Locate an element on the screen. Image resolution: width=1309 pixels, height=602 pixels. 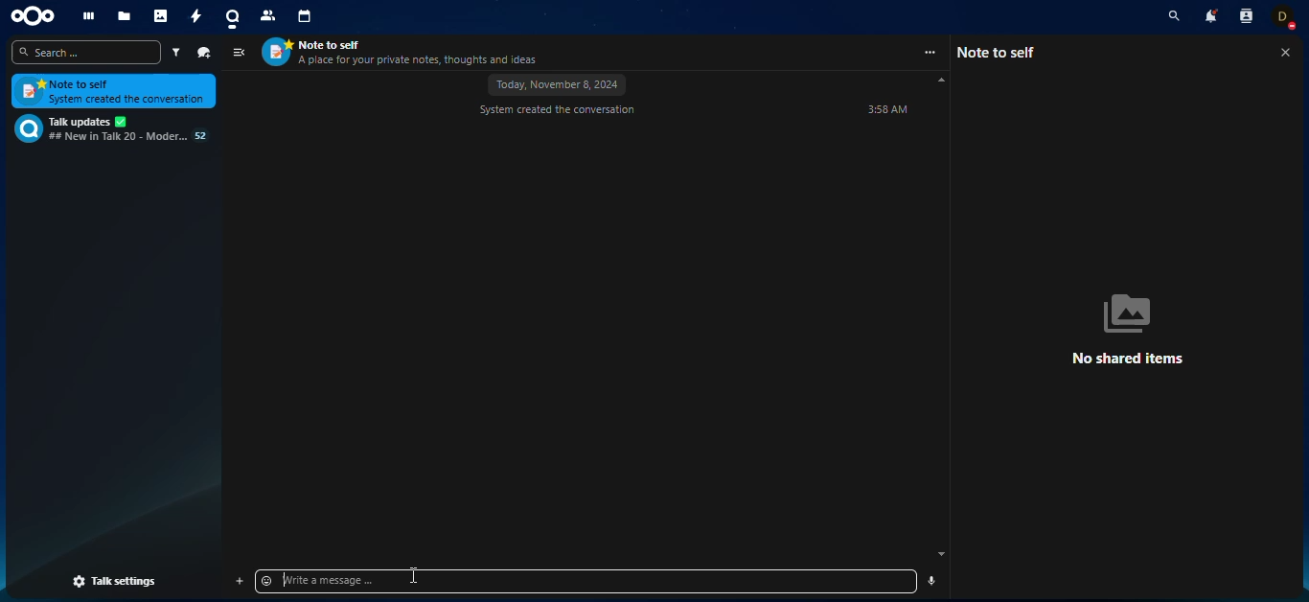
contact is located at coordinates (267, 18).